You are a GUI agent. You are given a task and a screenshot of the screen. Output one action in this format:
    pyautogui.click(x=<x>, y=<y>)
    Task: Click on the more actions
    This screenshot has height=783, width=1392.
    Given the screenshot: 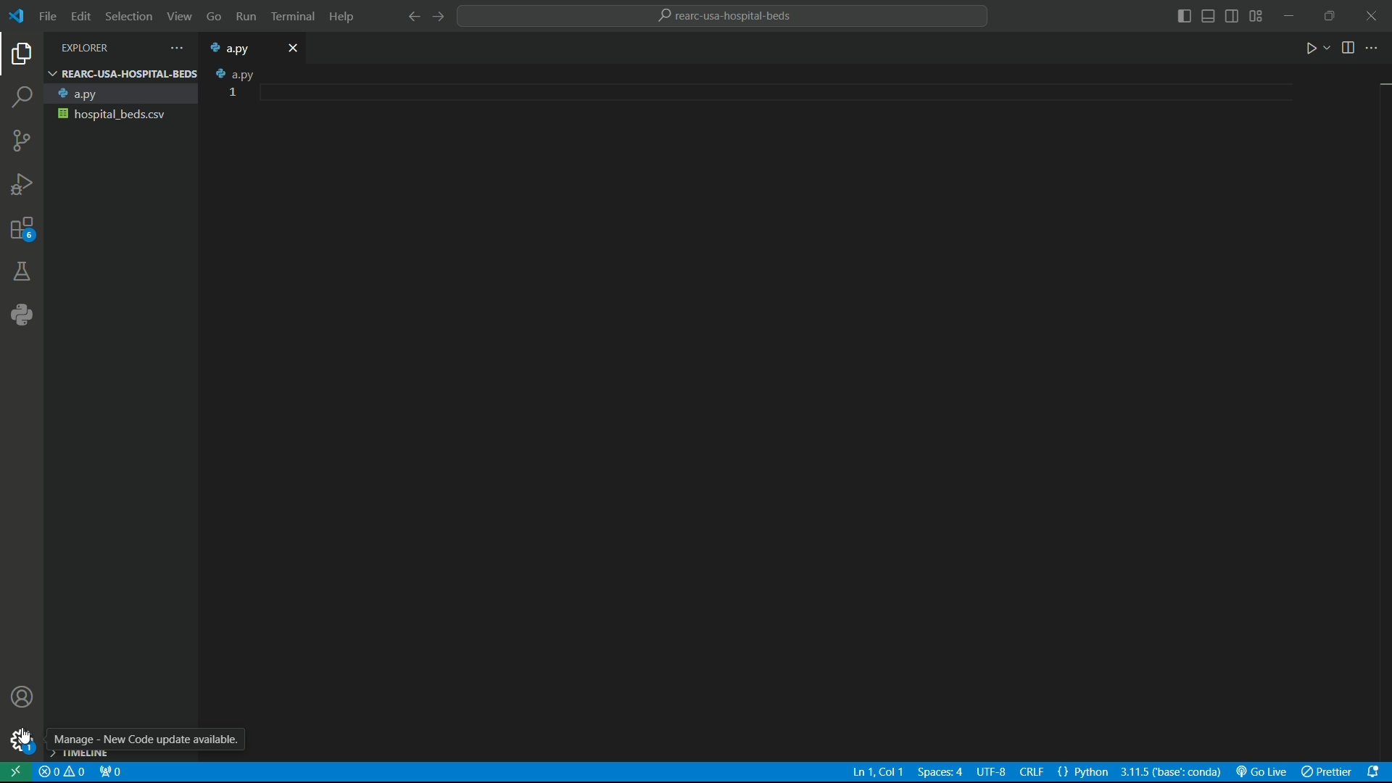 What is the action you would take?
    pyautogui.click(x=1374, y=48)
    